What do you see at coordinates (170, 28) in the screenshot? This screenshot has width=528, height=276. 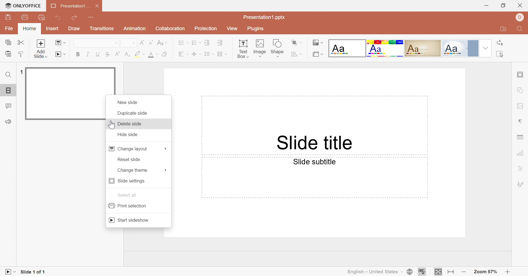 I see `Collection` at bounding box center [170, 28].